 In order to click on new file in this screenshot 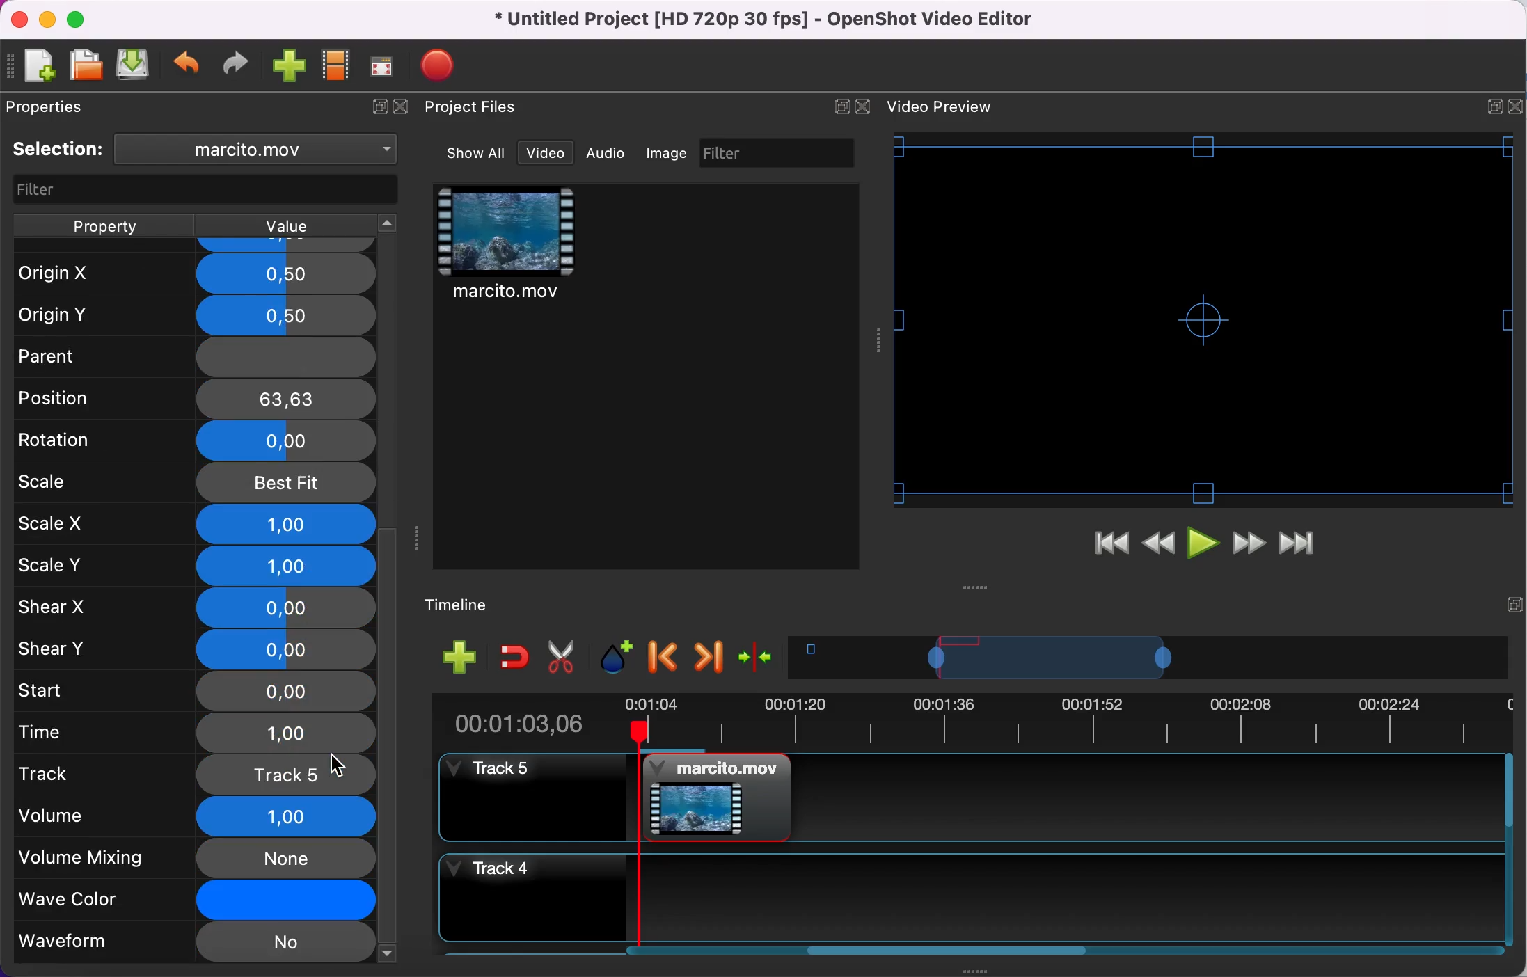, I will do `click(33, 67)`.